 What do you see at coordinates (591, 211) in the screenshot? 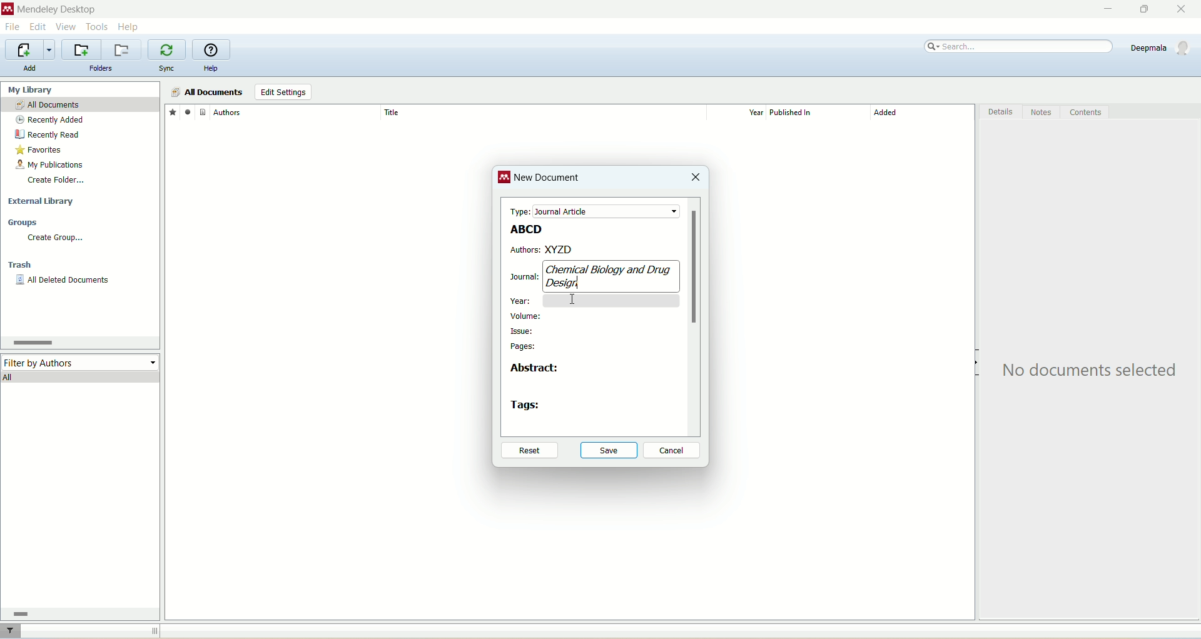
I see `type` at bounding box center [591, 211].